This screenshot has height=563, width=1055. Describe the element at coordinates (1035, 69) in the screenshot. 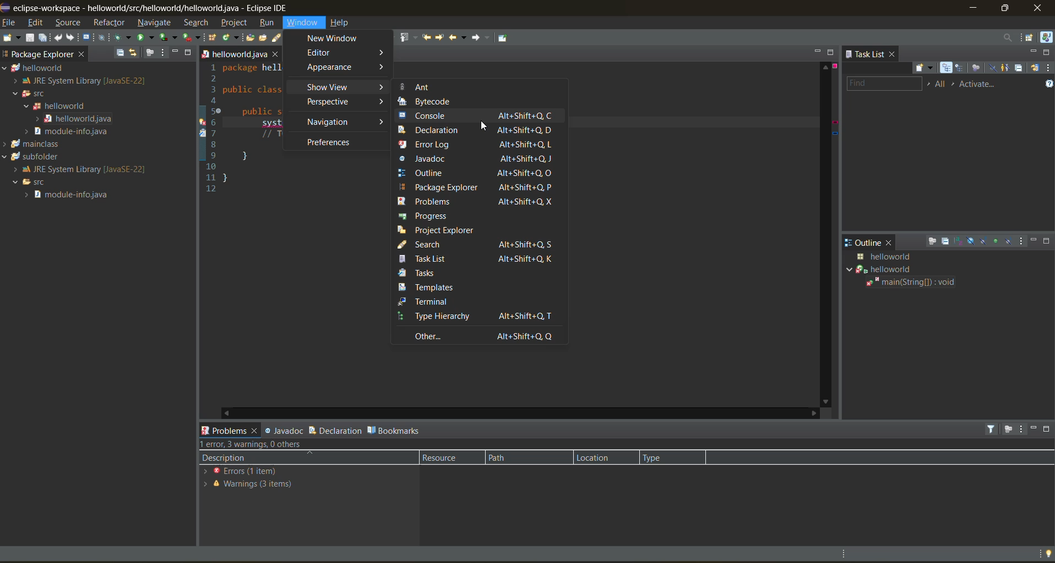

I see `synchronize changed` at that location.